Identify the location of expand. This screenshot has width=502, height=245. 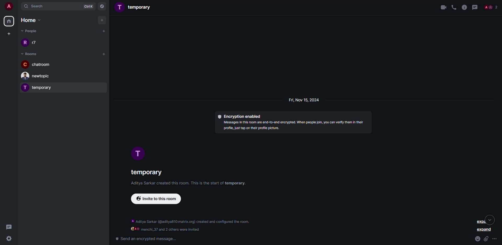
(482, 220).